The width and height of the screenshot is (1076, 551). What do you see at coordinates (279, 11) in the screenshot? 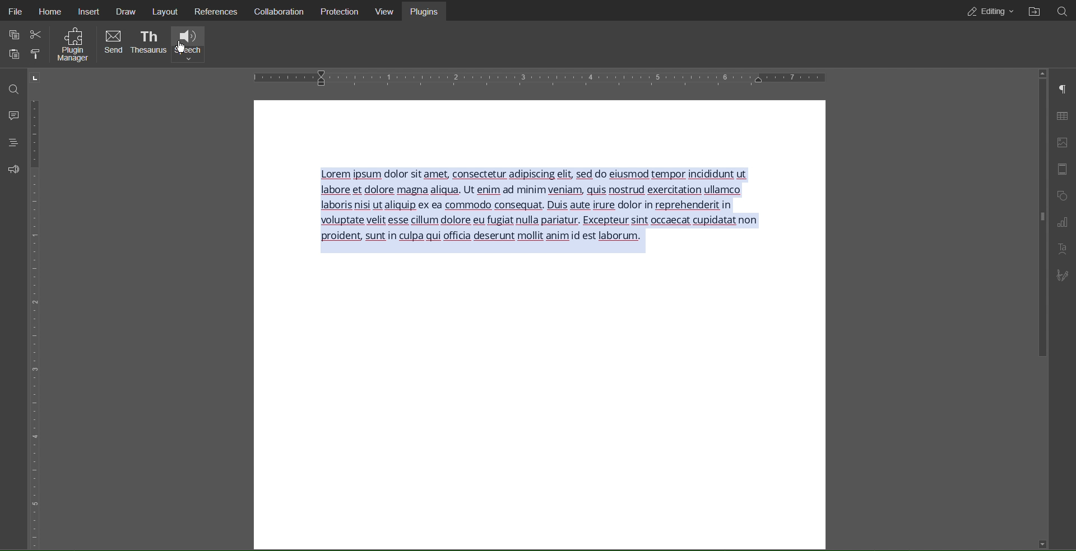
I see `Collaboration` at bounding box center [279, 11].